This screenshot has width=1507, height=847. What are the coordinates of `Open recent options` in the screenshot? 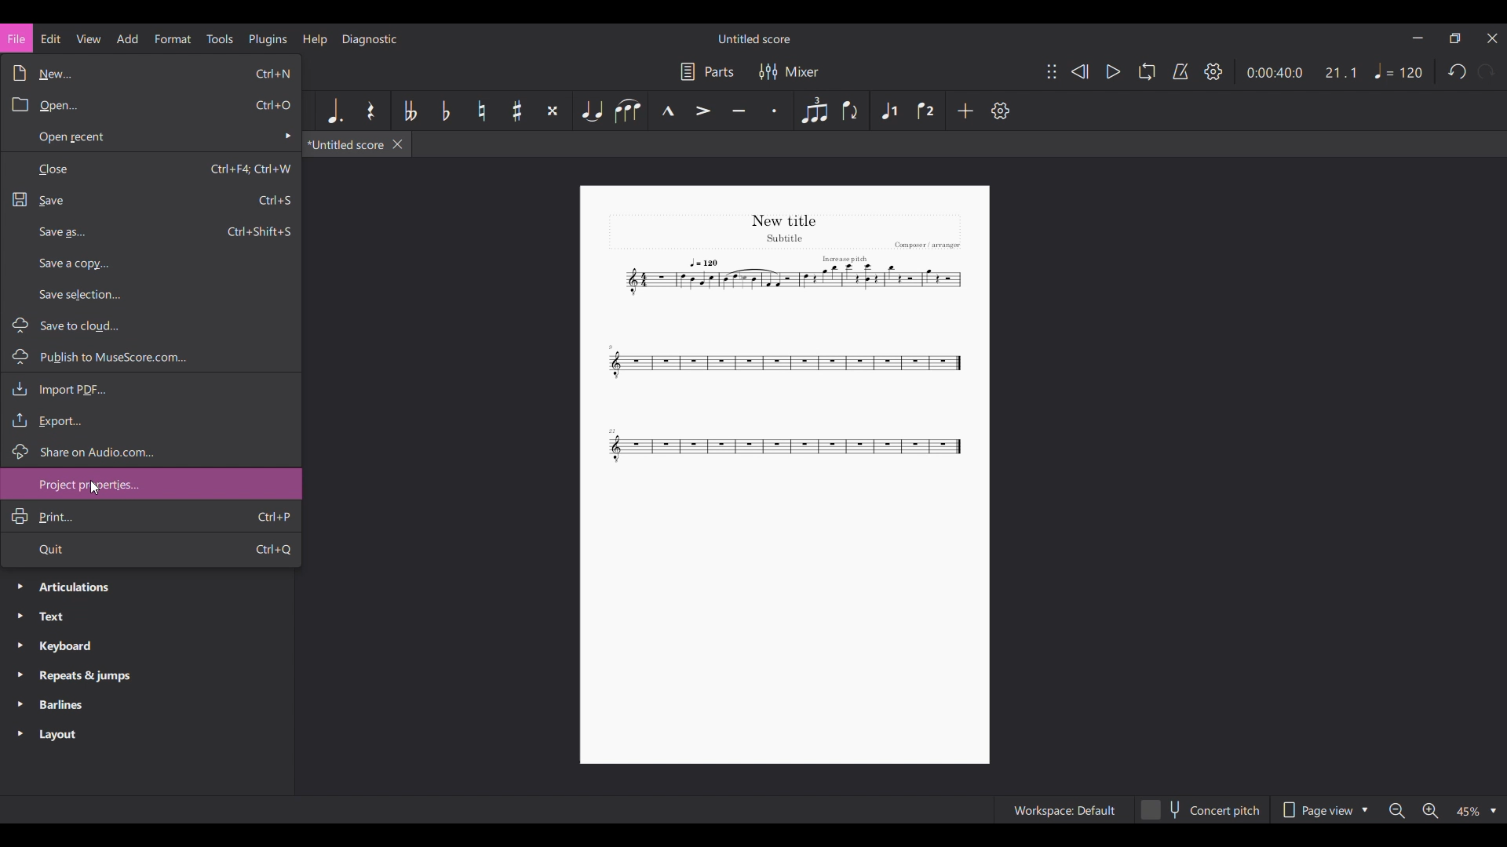 It's located at (151, 136).